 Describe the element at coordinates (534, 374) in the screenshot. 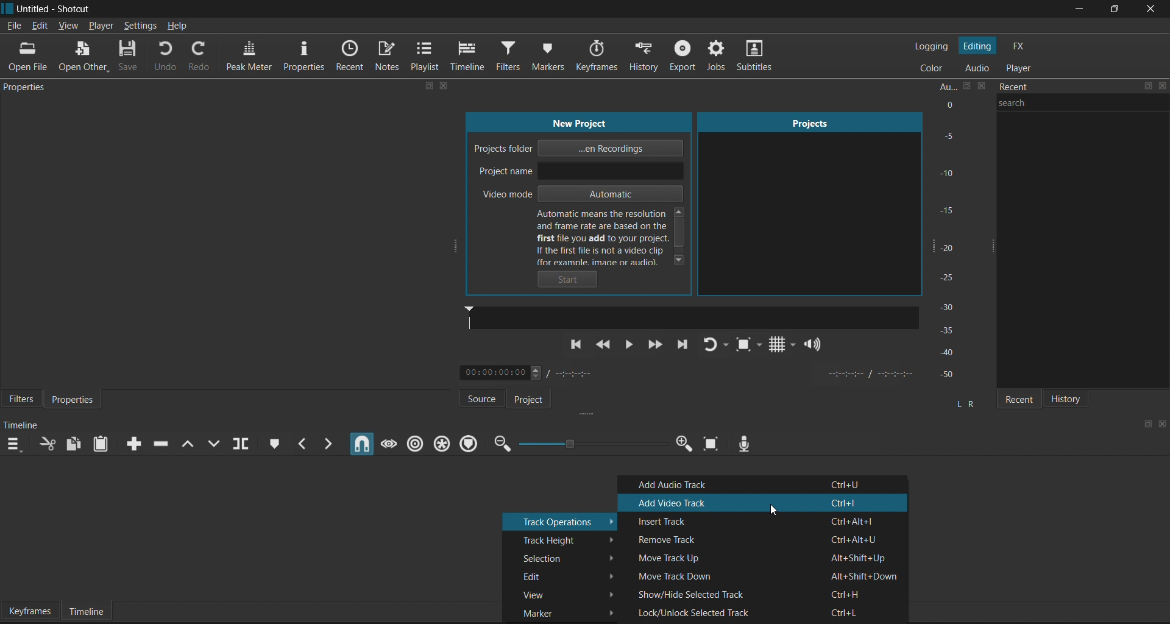

I see `Timestamp` at that location.